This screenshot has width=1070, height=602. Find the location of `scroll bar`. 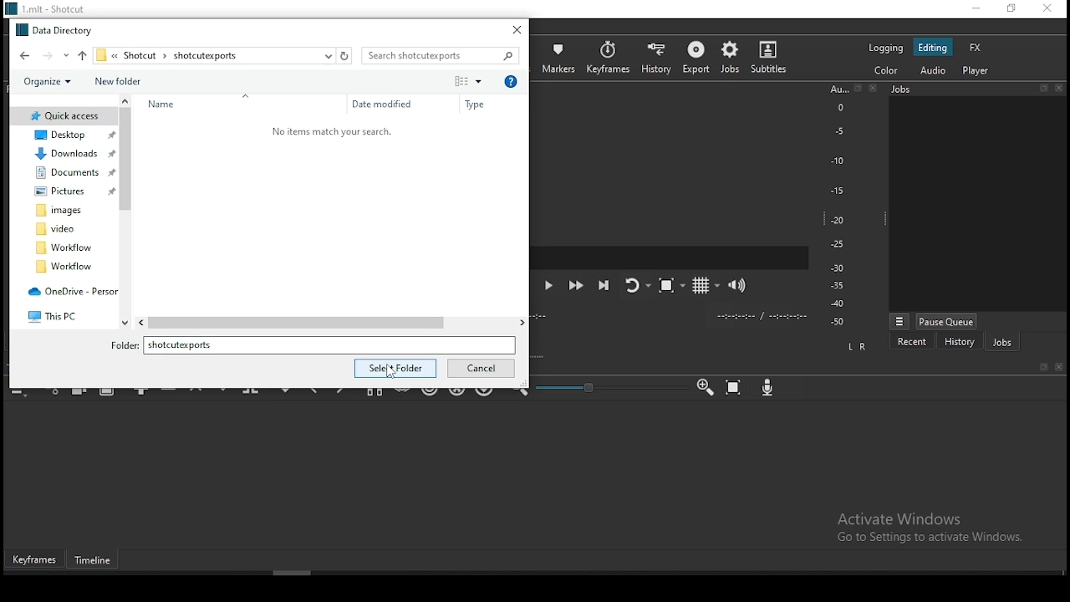

scroll bar is located at coordinates (126, 214).